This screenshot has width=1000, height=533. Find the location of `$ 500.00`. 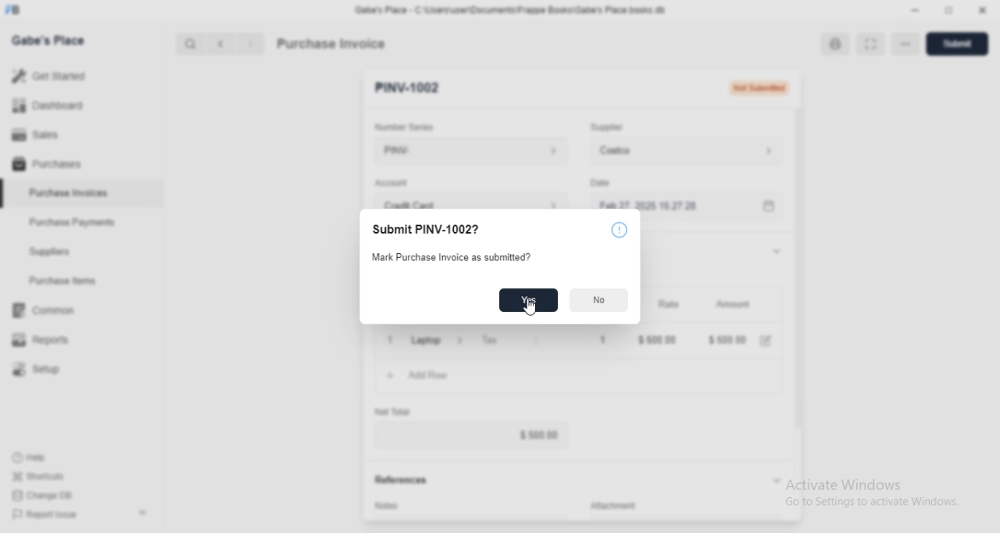

$ 500.00 is located at coordinates (657, 340).